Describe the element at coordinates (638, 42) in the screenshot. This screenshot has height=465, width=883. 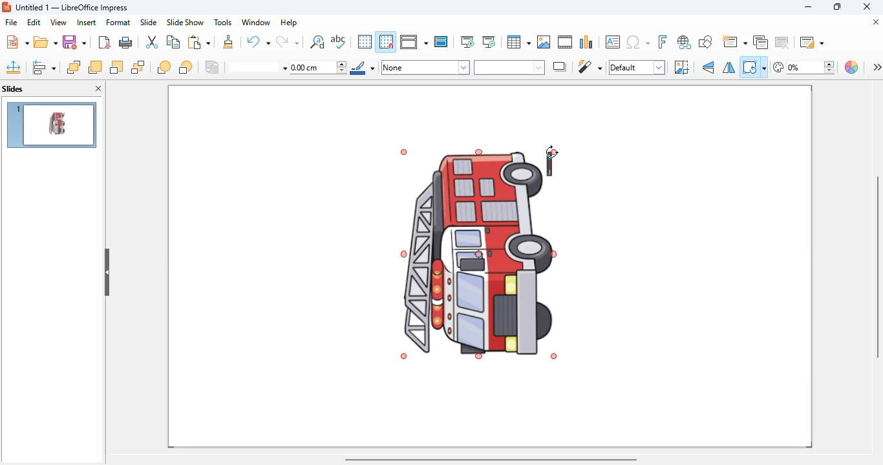
I see `insert special characters` at that location.